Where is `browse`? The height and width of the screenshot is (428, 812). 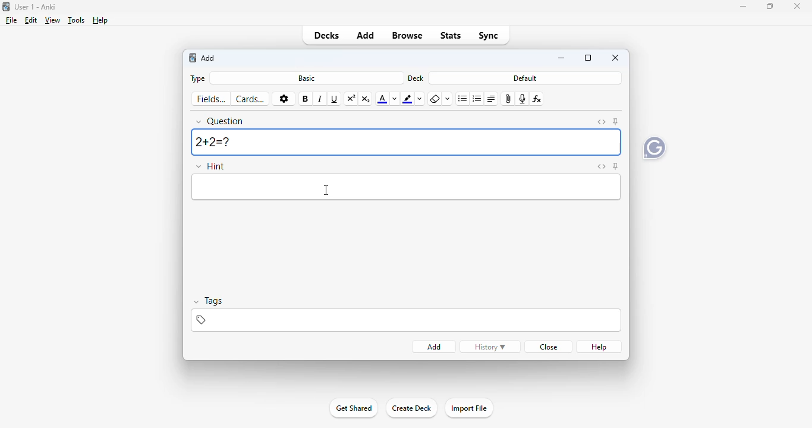
browse is located at coordinates (407, 36).